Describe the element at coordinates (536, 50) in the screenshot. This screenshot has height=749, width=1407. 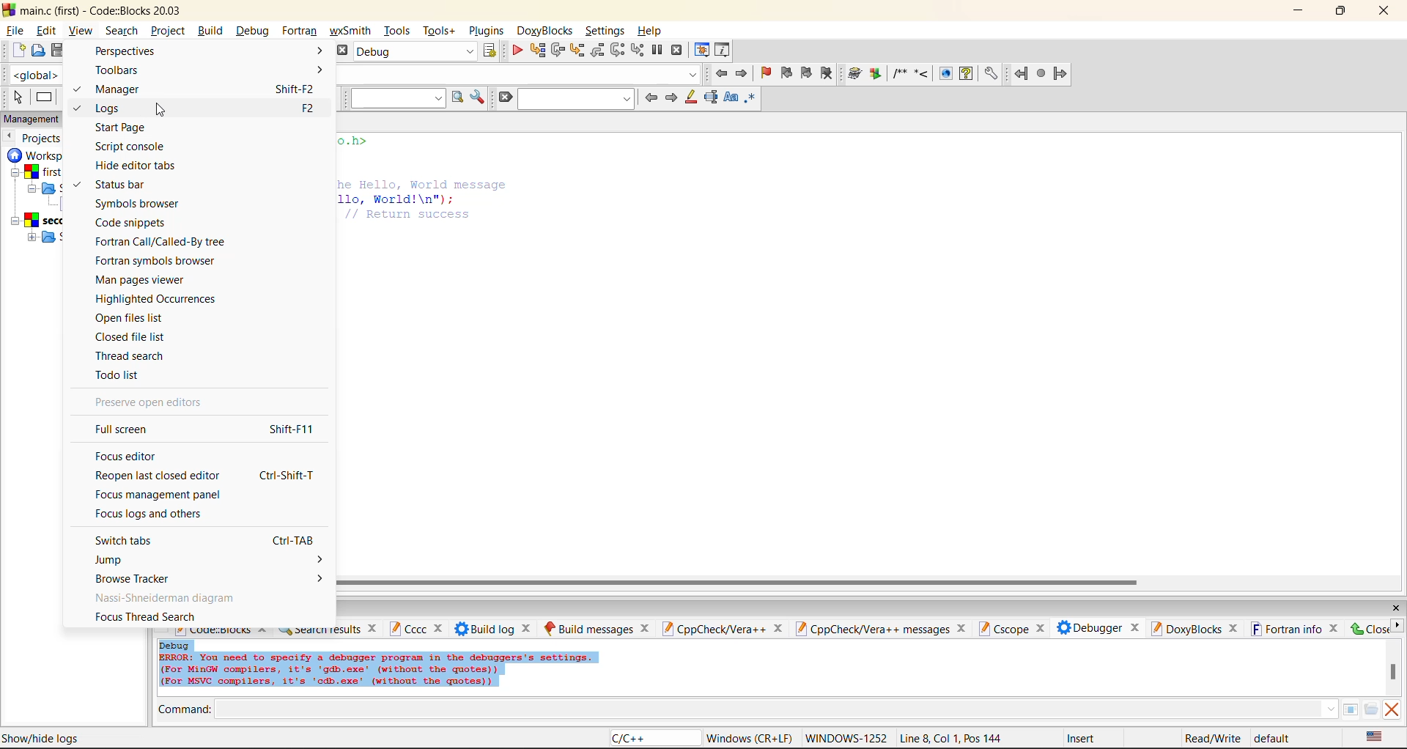
I see `run to cursor` at that location.